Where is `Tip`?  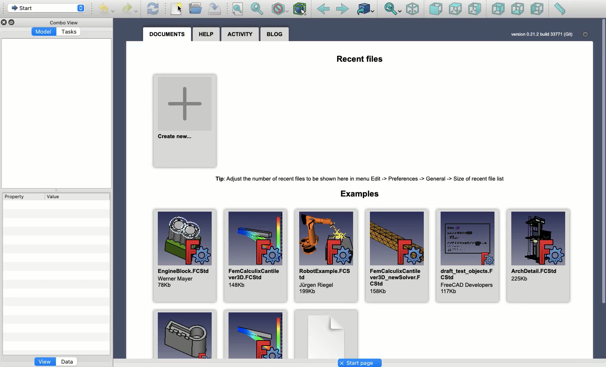 Tip is located at coordinates (361, 177).